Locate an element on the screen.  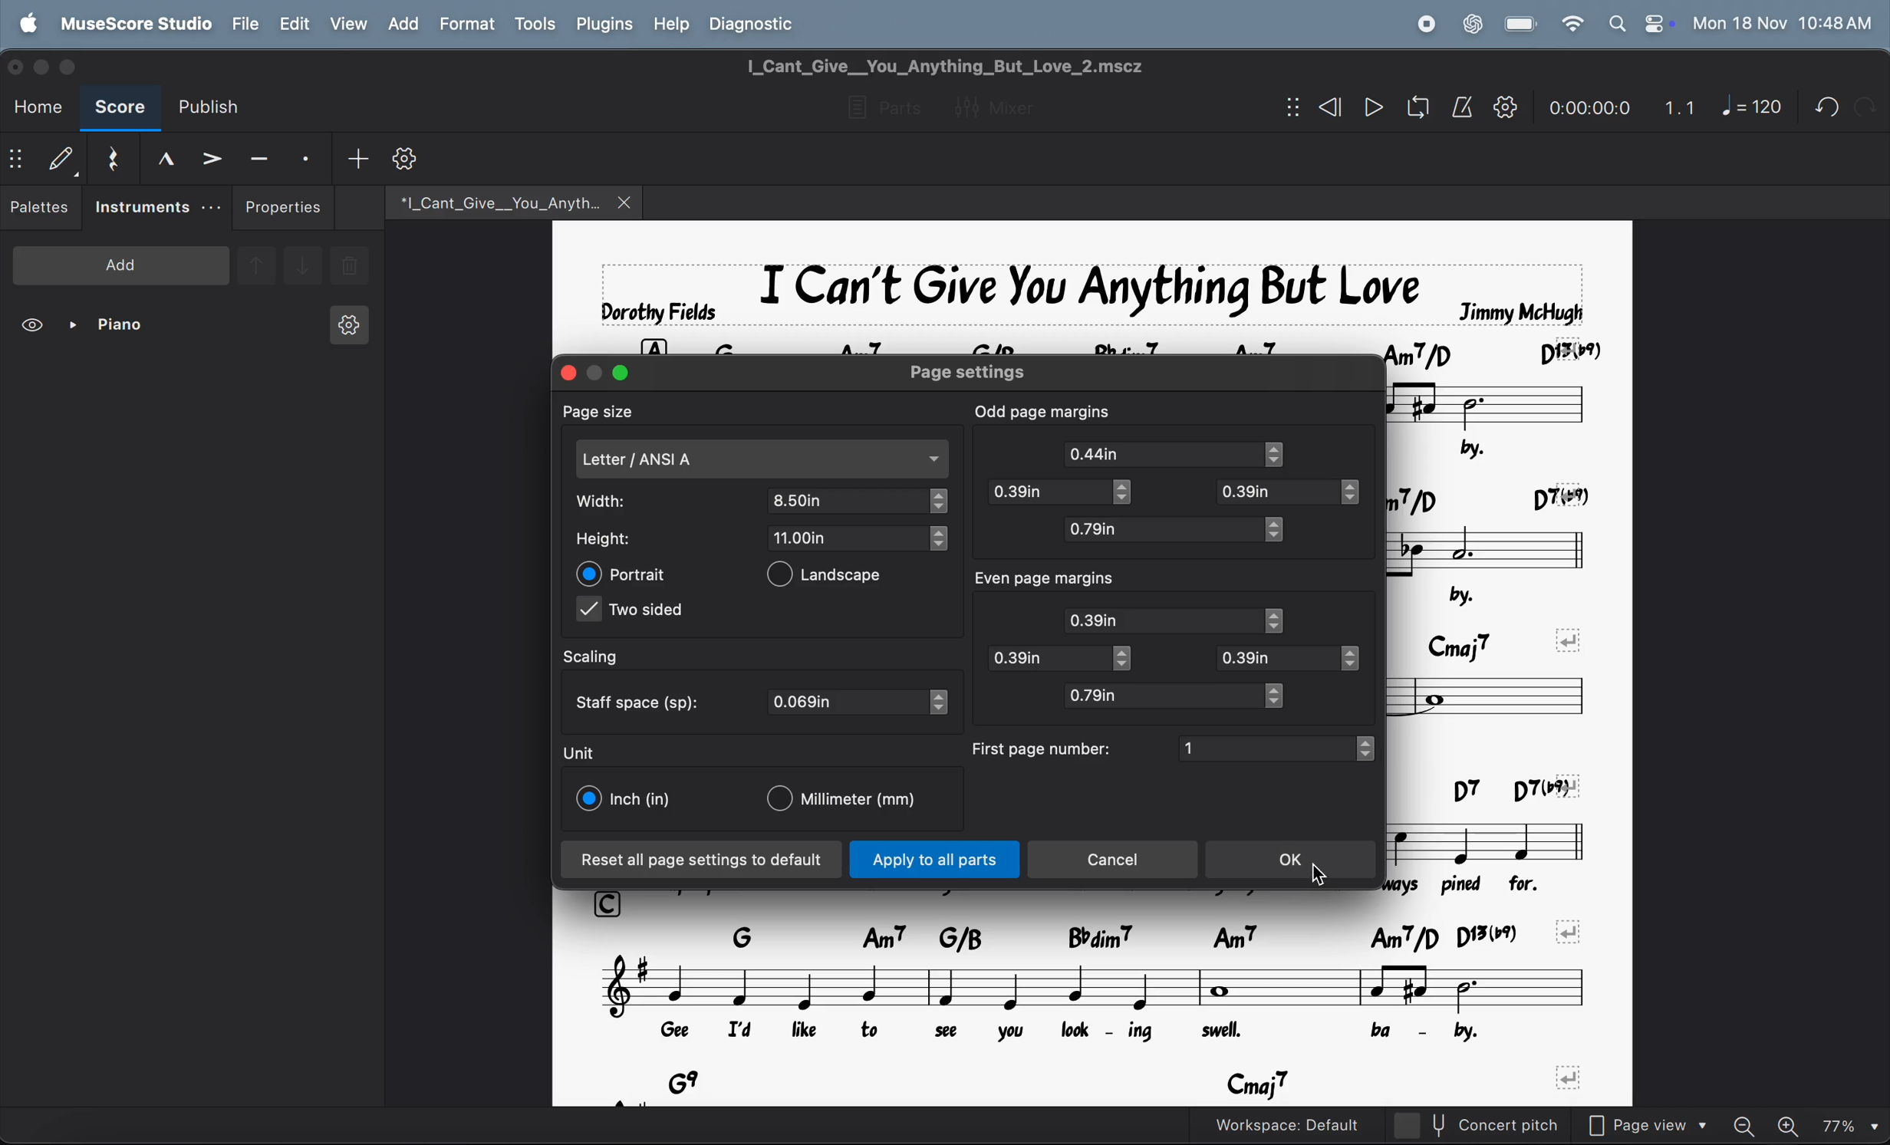
ok is located at coordinates (1294, 861).